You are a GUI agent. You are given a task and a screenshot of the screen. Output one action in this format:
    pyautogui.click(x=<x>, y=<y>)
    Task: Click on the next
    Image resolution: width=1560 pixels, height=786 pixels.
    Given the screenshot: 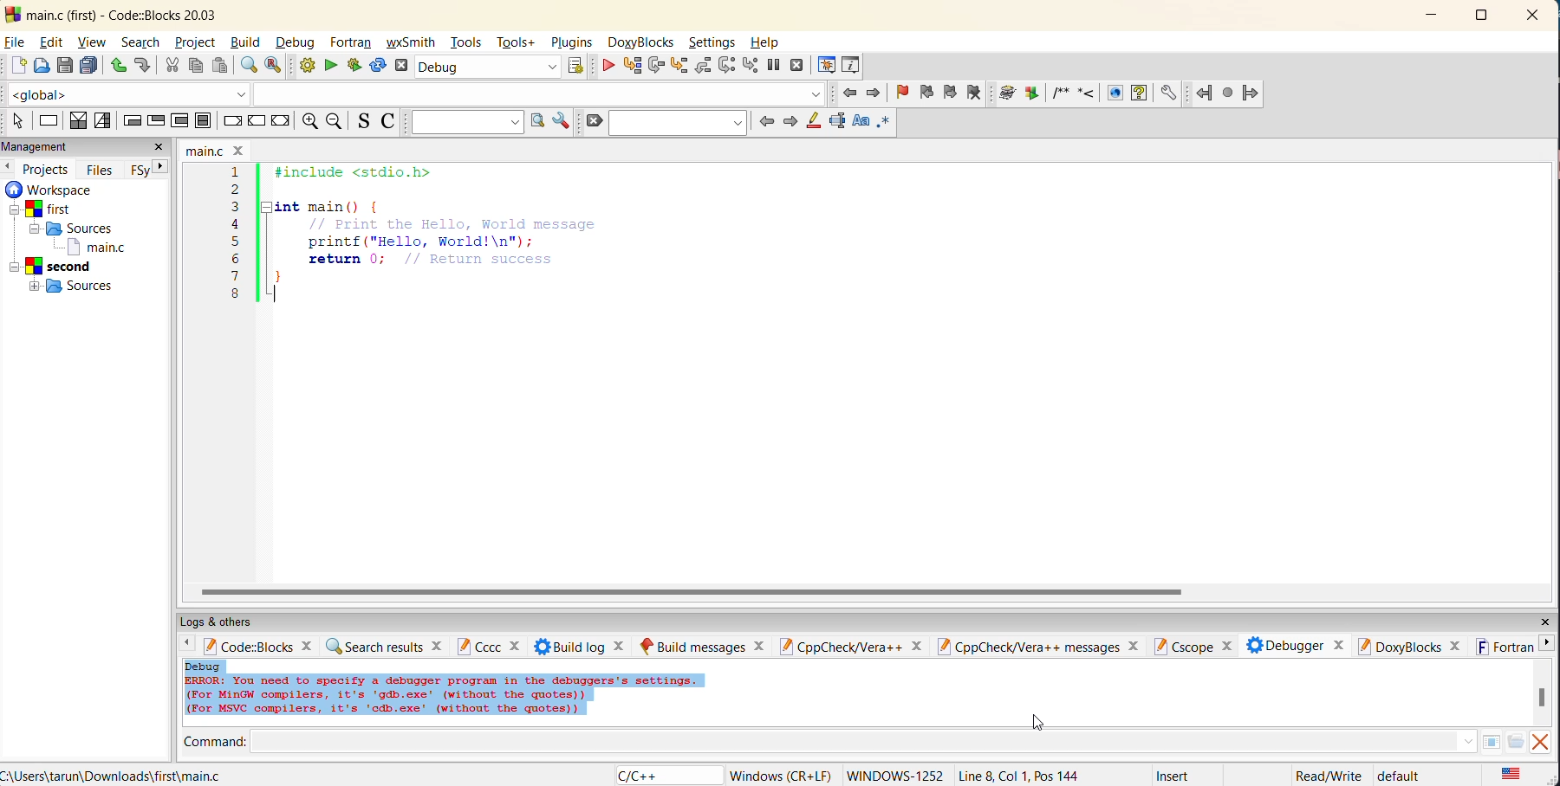 What is the action you would take?
    pyautogui.click(x=156, y=168)
    